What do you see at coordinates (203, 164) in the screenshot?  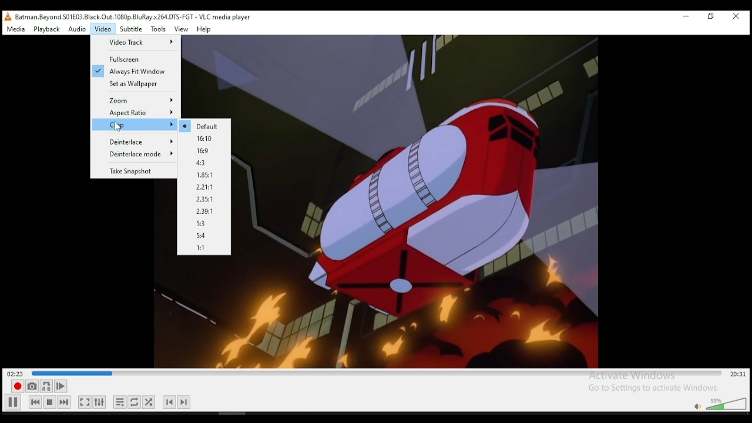 I see `4.3` at bounding box center [203, 164].